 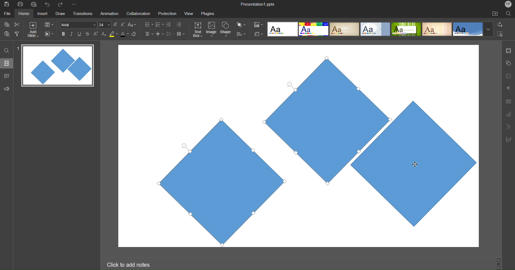 I want to click on Bold, so click(x=64, y=34).